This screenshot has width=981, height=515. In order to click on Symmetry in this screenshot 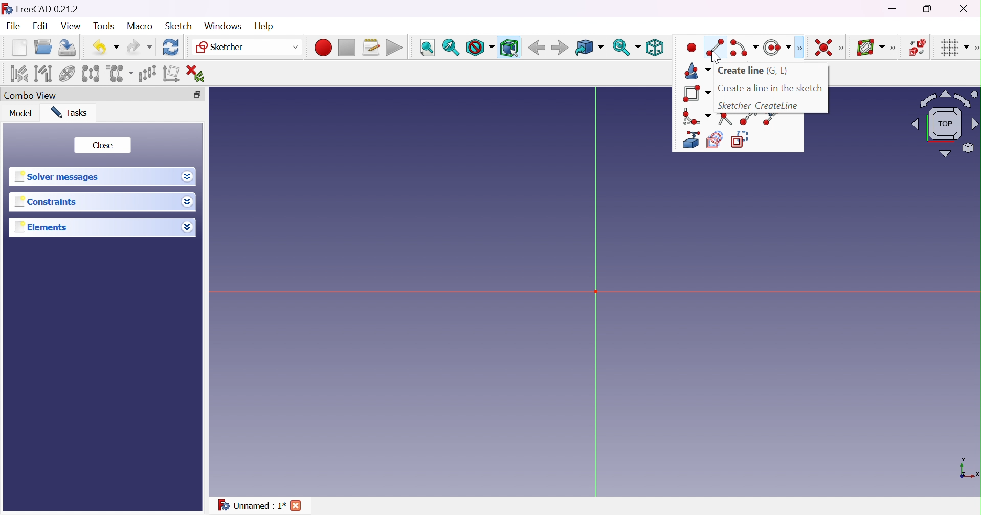, I will do `click(90, 74)`.